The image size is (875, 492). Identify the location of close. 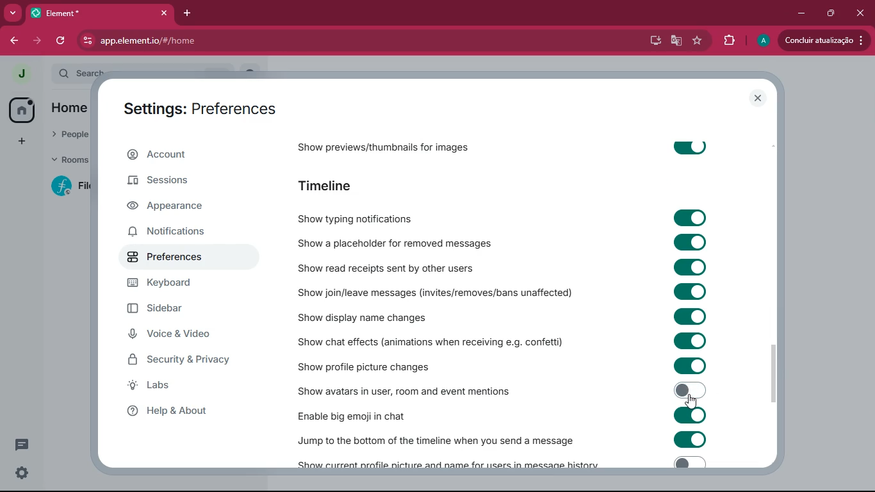
(161, 13).